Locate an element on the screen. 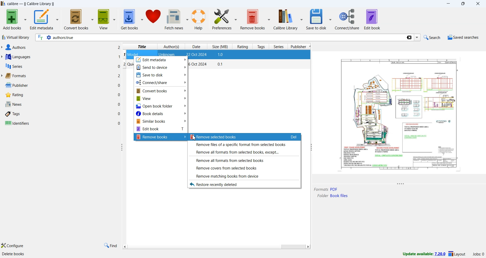  Remove files of a specific format from selected books is located at coordinates (244, 144).